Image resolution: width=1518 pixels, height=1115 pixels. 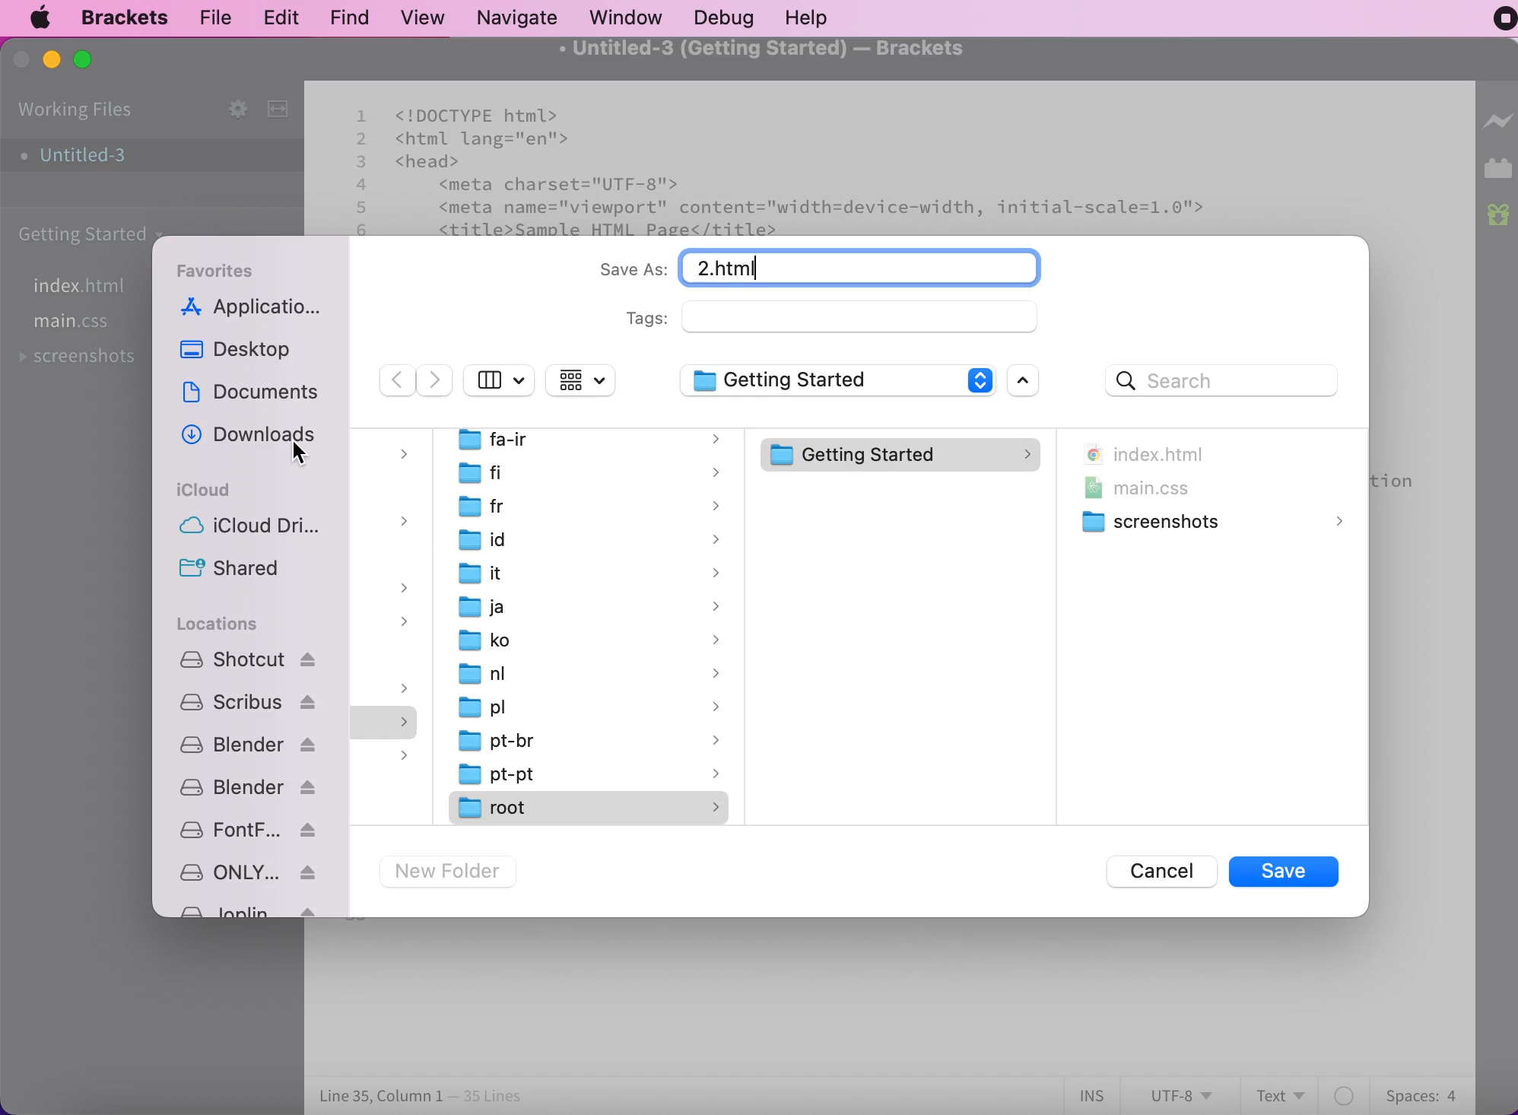 I want to click on open scroll, so click(x=1031, y=380).